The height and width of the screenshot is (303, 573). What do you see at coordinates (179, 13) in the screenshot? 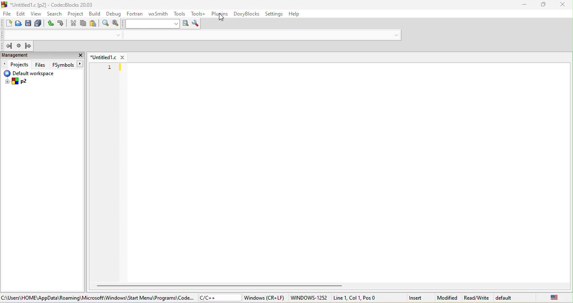
I see `tools` at bounding box center [179, 13].